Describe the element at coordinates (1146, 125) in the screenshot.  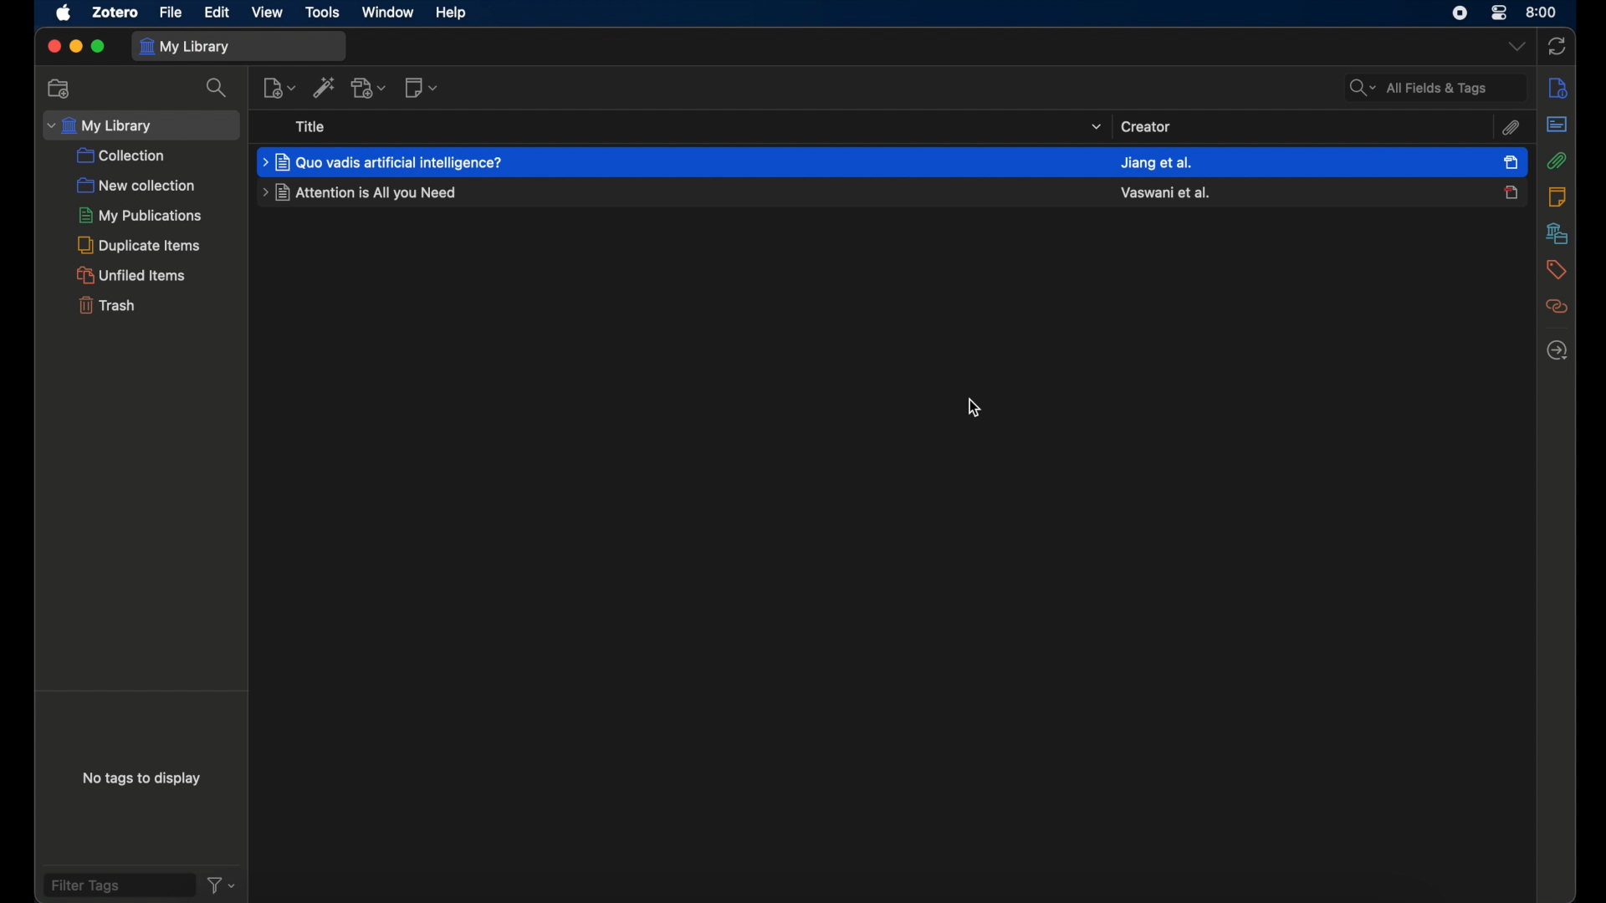
I see `creator` at that location.